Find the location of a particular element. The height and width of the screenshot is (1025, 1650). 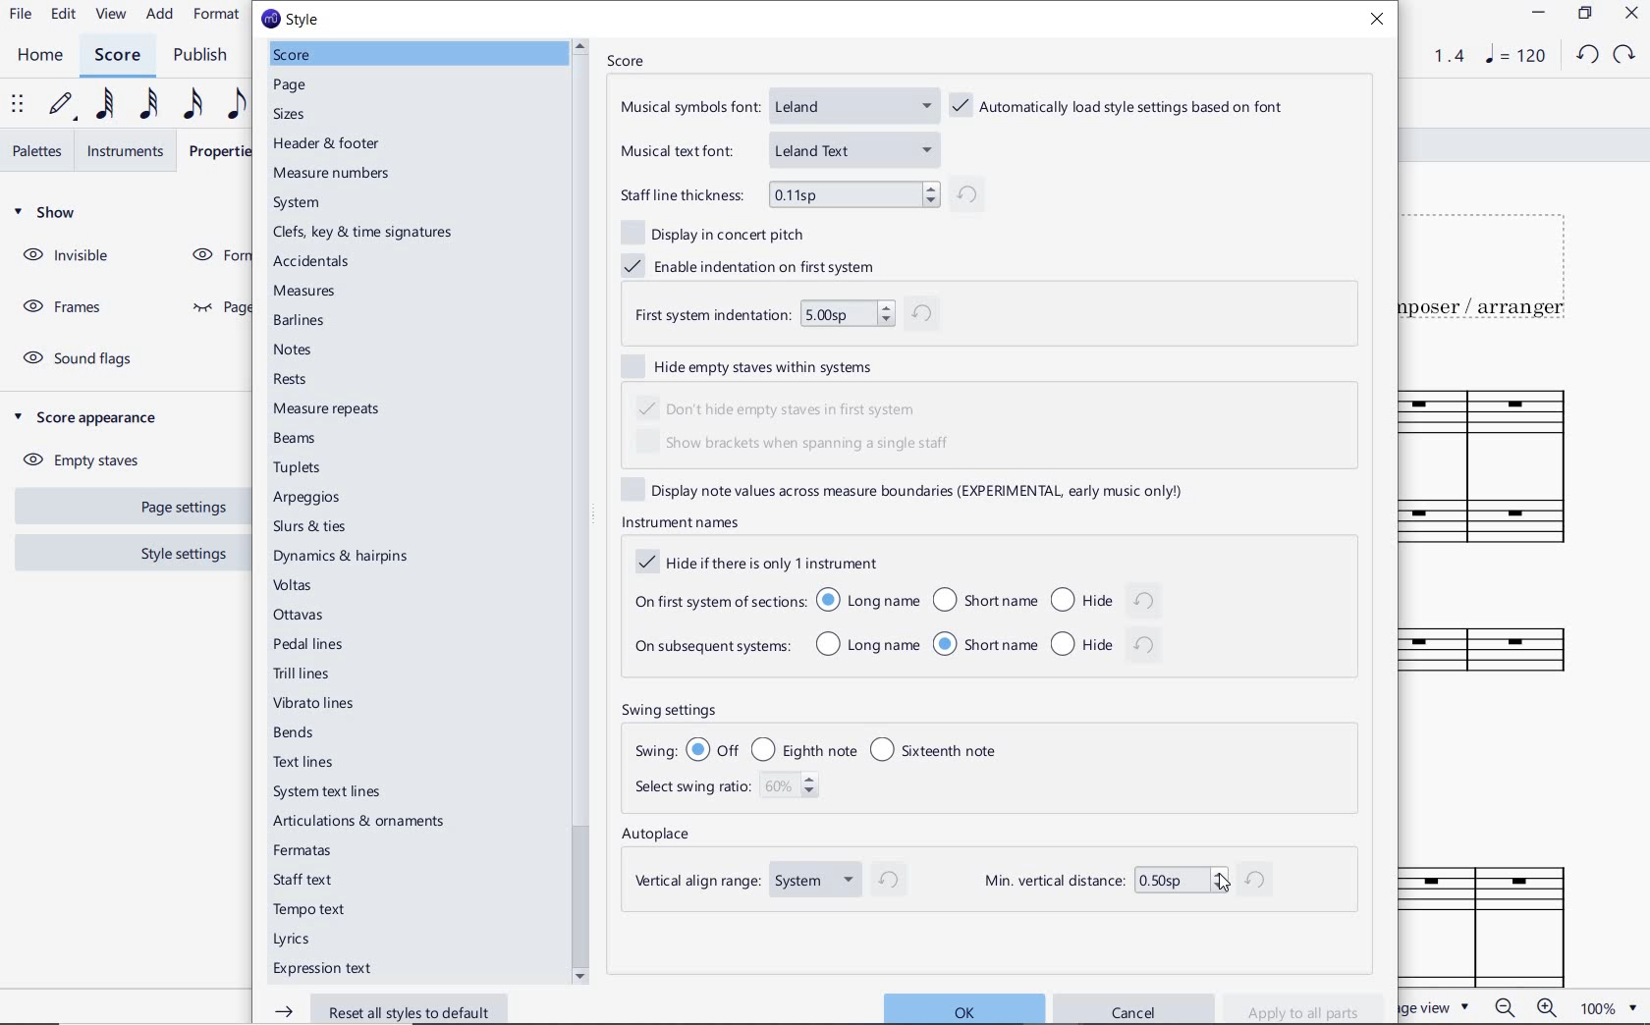

32ND NOTE is located at coordinates (152, 104).